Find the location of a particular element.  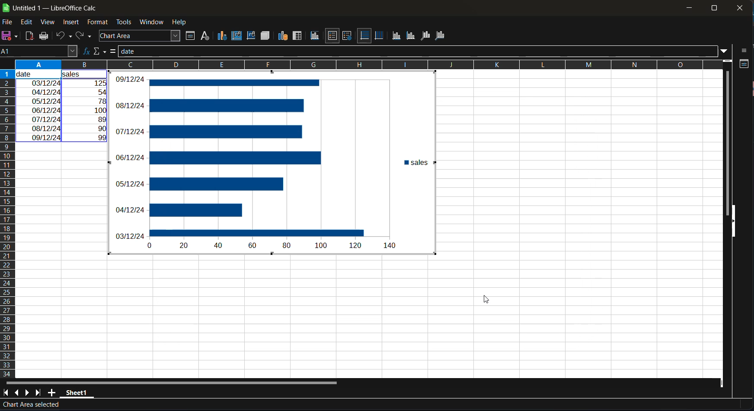

save is located at coordinates (11, 36).